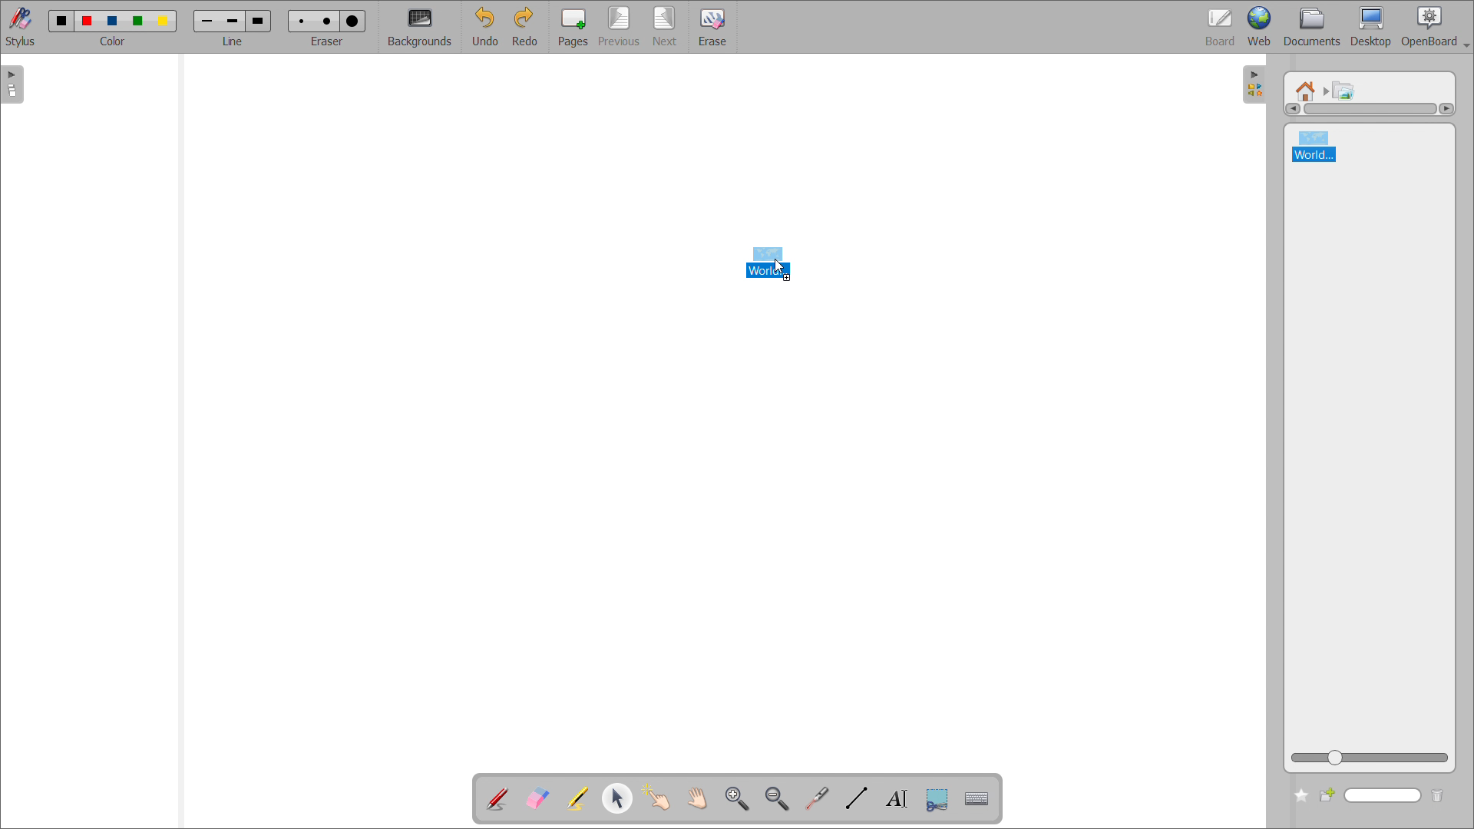 Image resolution: width=1474 pixels, height=829 pixels. I want to click on erase, so click(712, 28).